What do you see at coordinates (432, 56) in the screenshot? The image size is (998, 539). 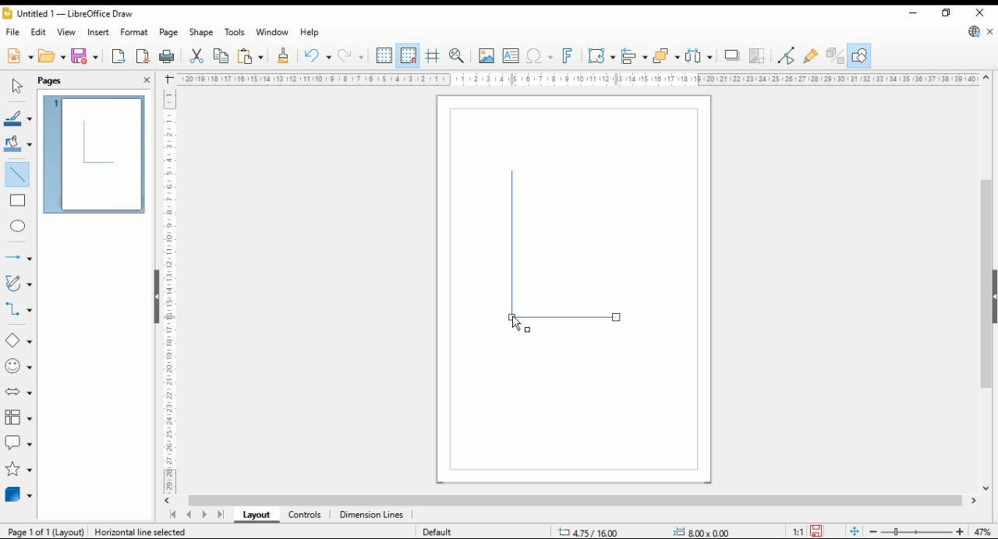 I see `helplines while moving` at bounding box center [432, 56].